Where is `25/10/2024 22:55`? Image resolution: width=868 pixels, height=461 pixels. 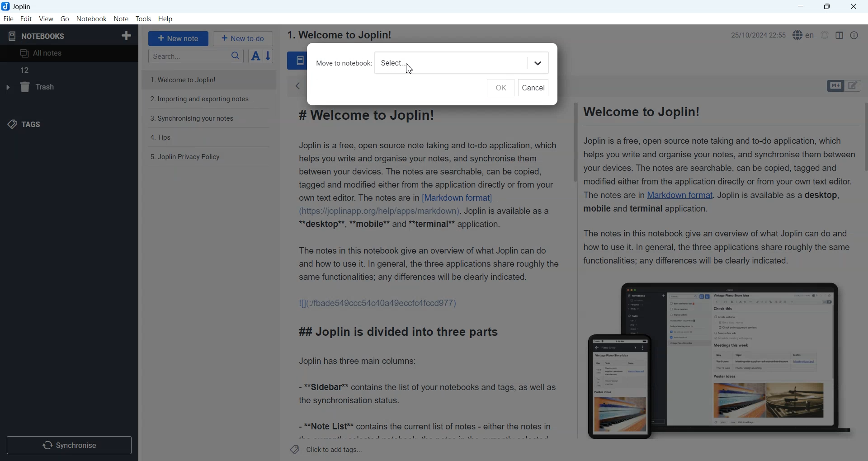
25/10/2024 22:55 is located at coordinates (755, 35).